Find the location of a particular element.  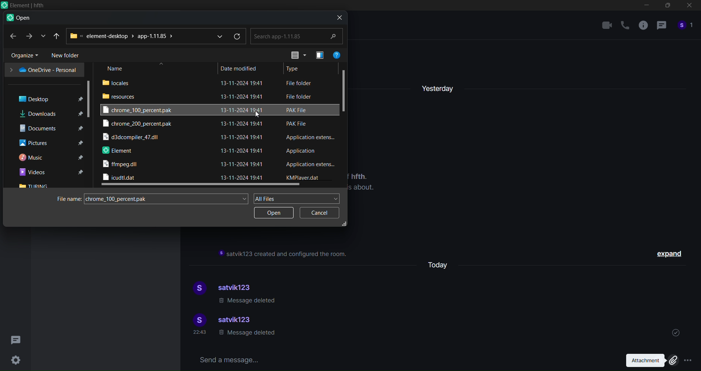

type is located at coordinates (295, 69).